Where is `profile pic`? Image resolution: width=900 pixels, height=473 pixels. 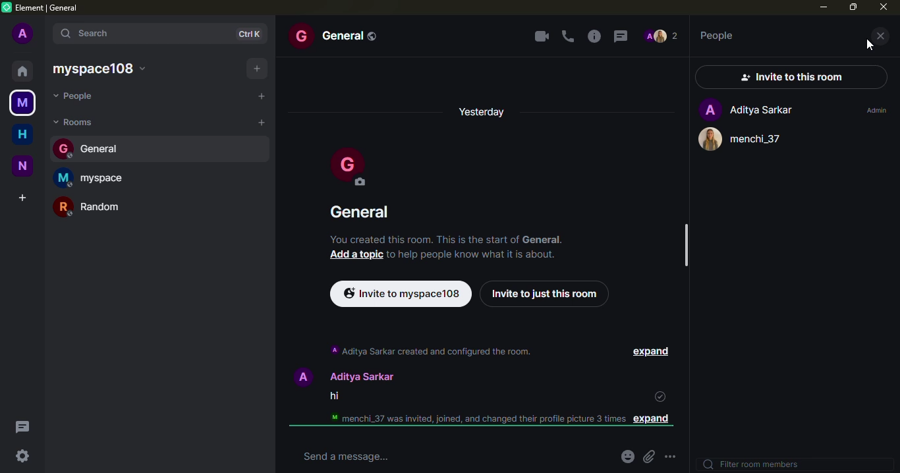 profile pic is located at coordinates (346, 167).